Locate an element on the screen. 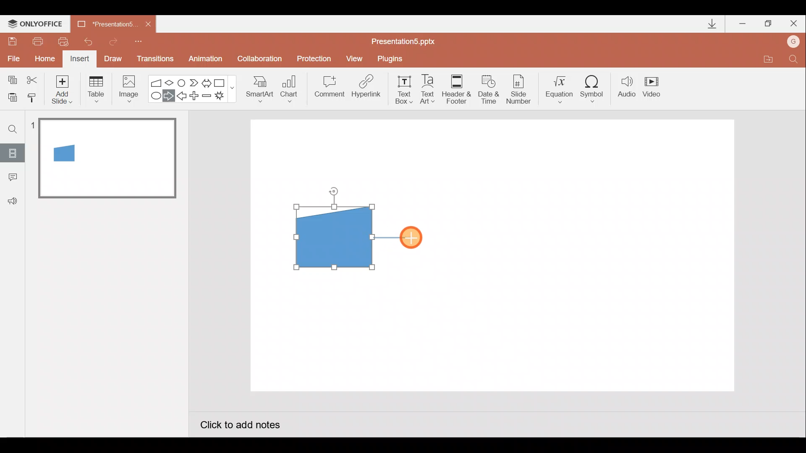 The image size is (806, 453). Left right arrow is located at coordinates (207, 81).